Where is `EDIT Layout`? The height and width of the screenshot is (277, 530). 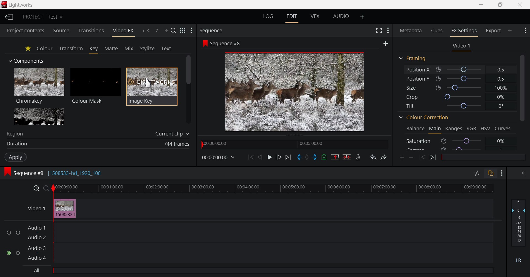 EDIT Layout is located at coordinates (291, 18).